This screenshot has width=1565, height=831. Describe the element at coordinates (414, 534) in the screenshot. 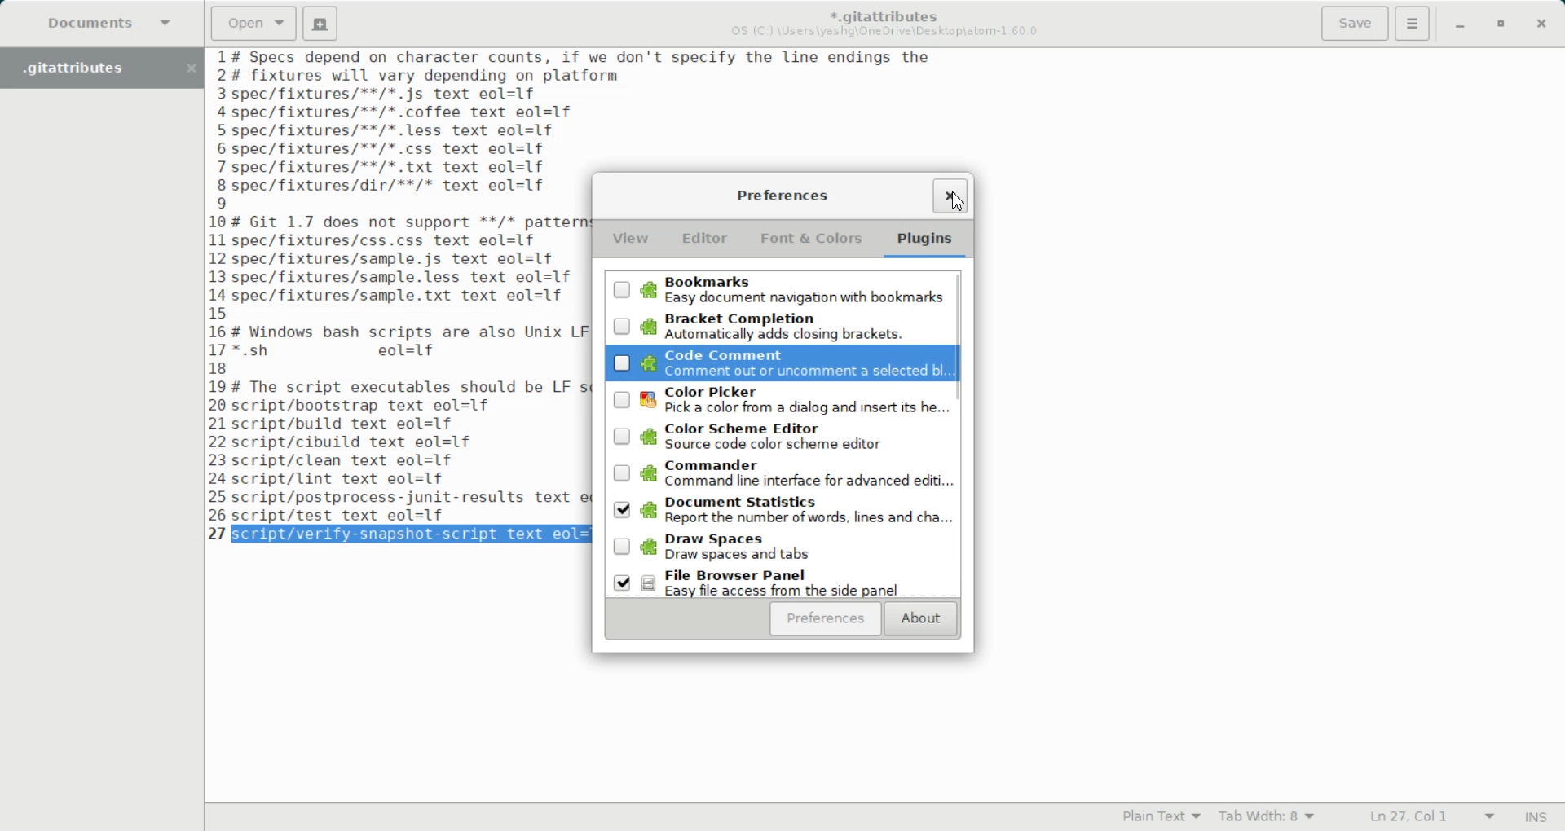

I see `script/verify-snapshot-script text eol=lf` at that location.